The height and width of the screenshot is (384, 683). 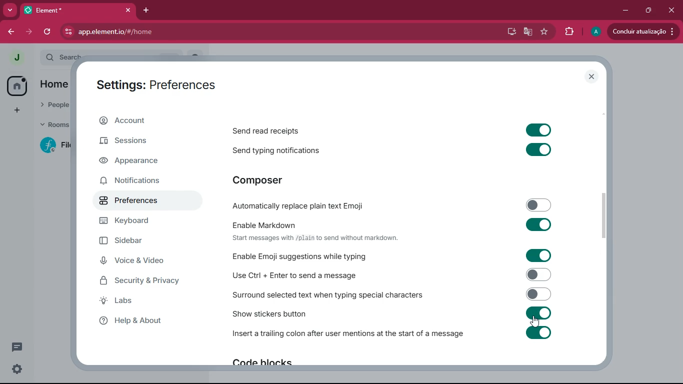 I want to click on ‘Start messages with /plain to send without markdown., so click(x=317, y=239).